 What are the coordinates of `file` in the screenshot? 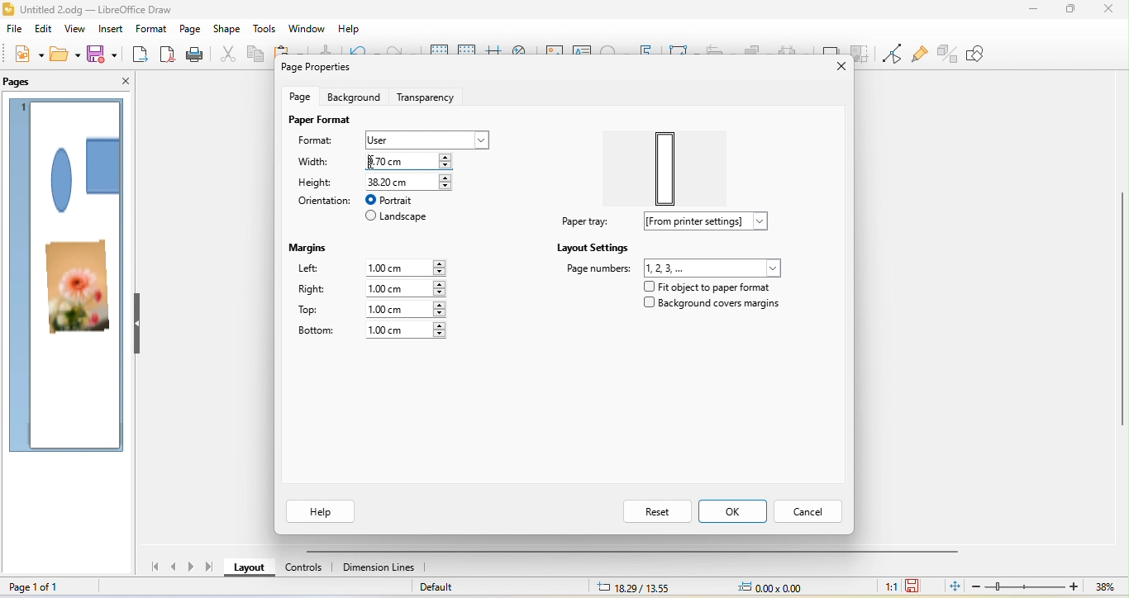 It's located at (15, 31).